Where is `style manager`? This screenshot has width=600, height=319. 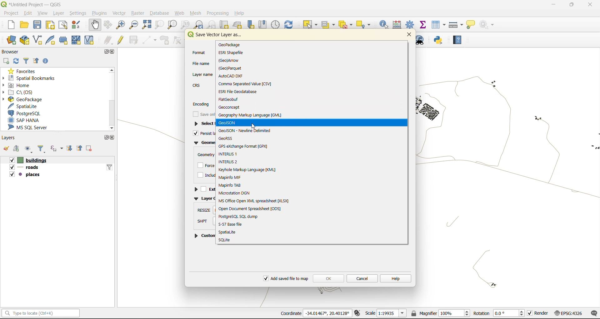 style manager is located at coordinates (76, 26).